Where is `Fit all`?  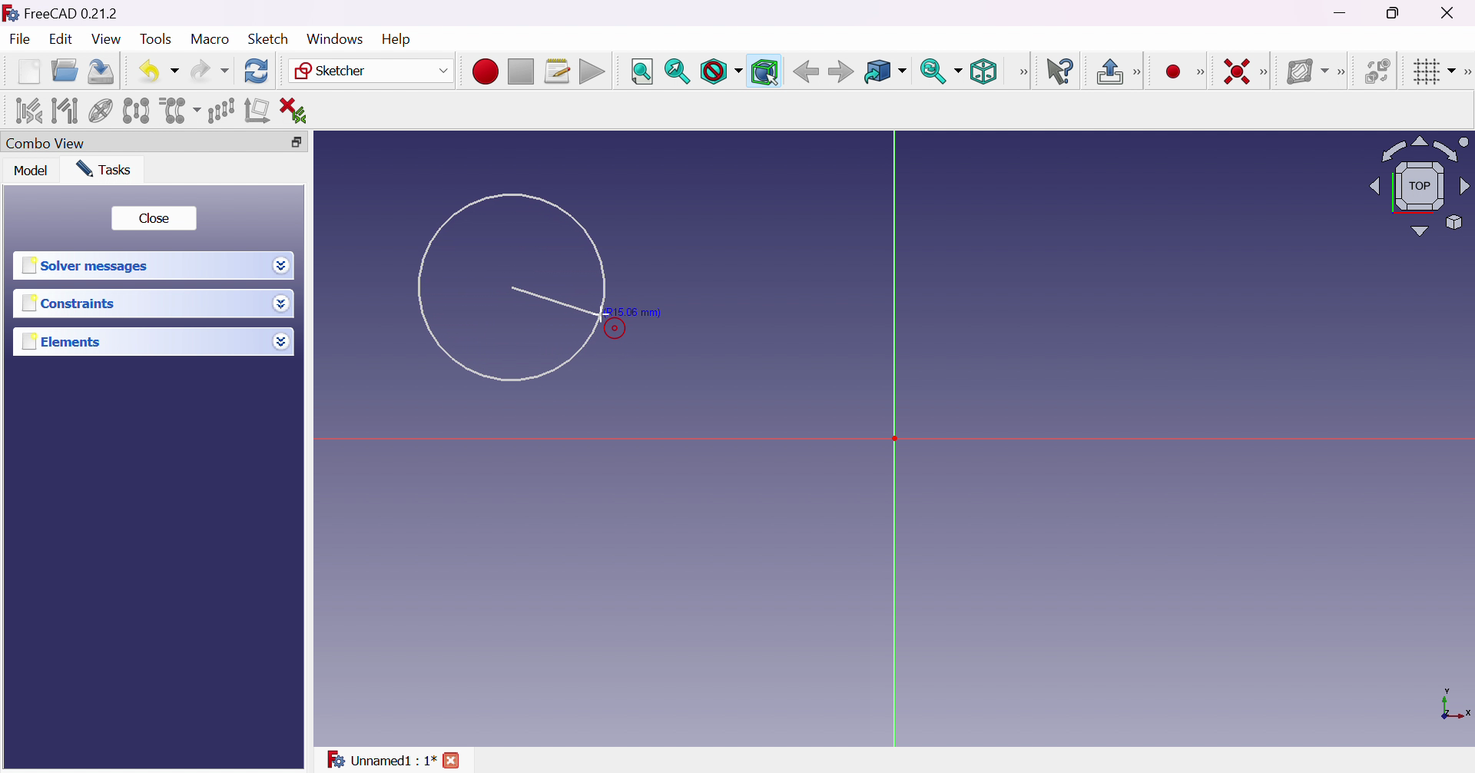
Fit all is located at coordinates (641, 72).